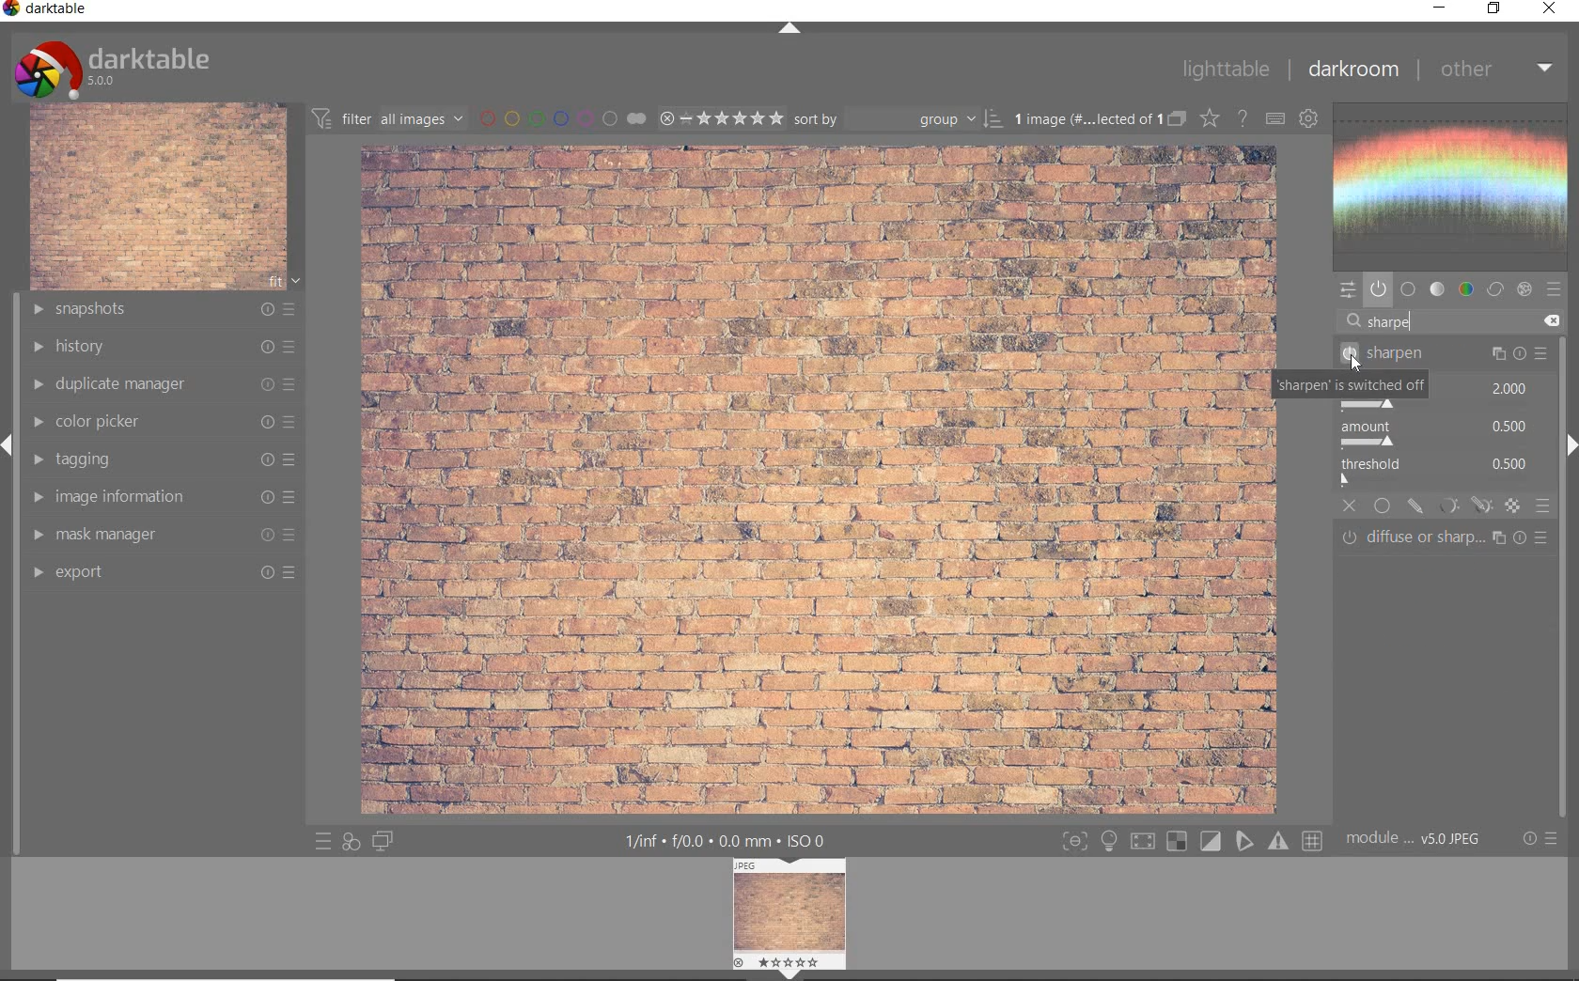 This screenshot has width=1579, height=981. Describe the element at coordinates (163, 534) in the screenshot. I see `mask manager` at that location.